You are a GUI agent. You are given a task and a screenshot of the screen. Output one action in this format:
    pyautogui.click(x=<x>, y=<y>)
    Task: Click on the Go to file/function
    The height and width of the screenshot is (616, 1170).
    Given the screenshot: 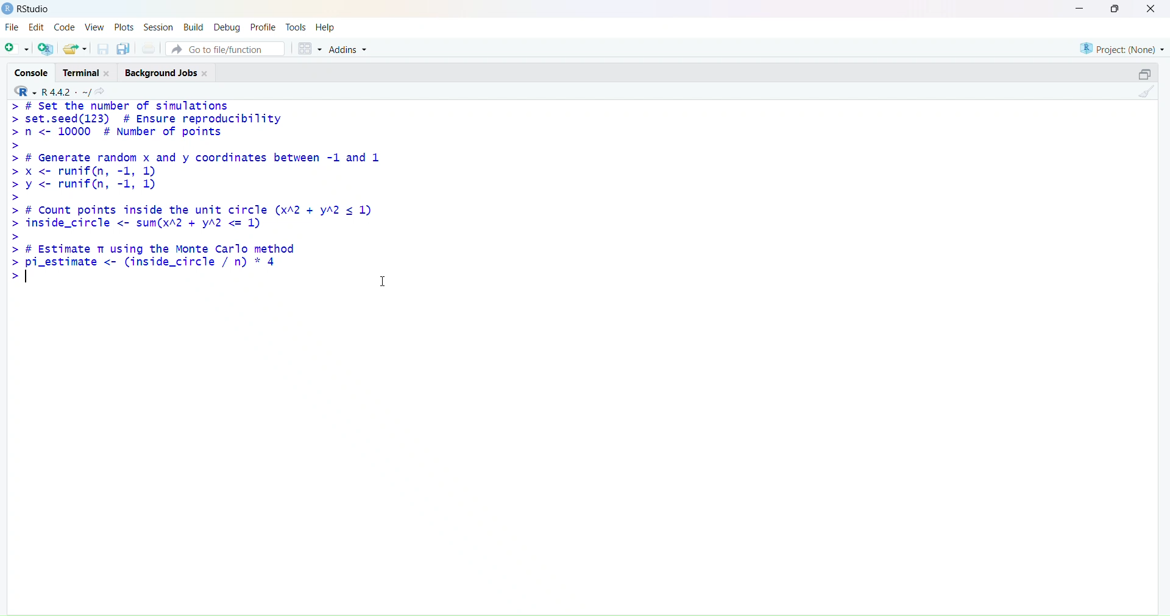 What is the action you would take?
    pyautogui.click(x=229, y=49)
    